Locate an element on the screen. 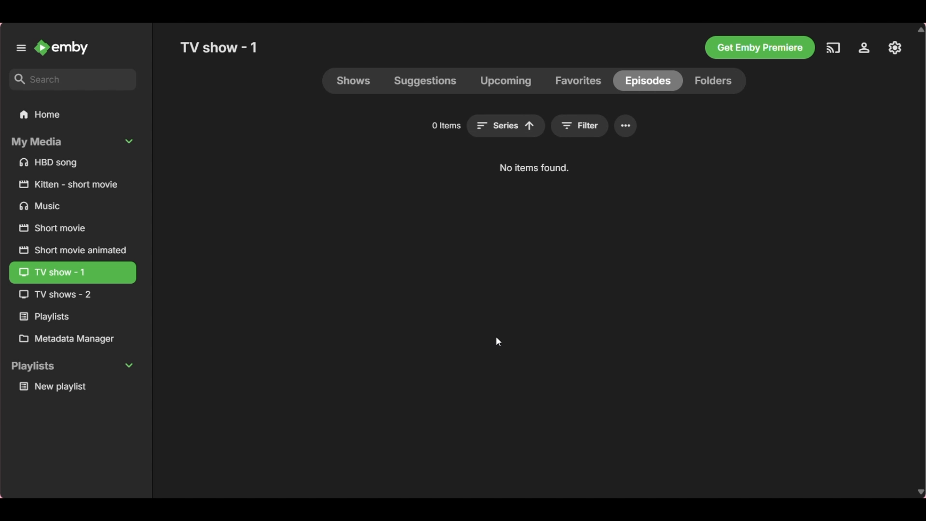  Indicates episode was deleted is located at coordinates (534, 168).